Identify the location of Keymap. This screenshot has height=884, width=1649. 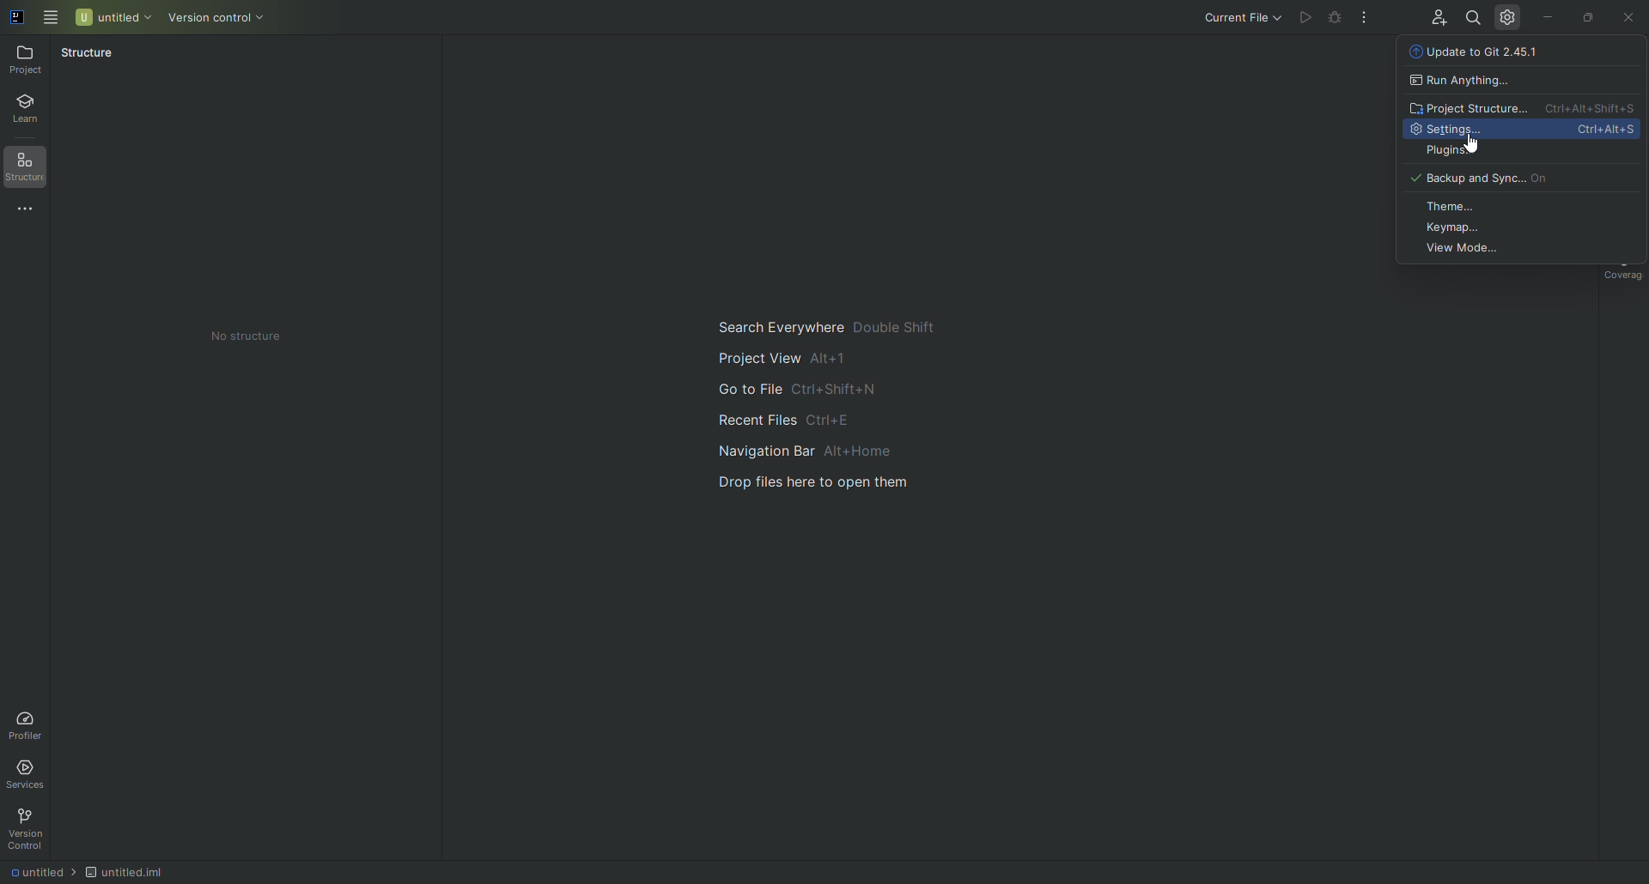
(1499, 228).